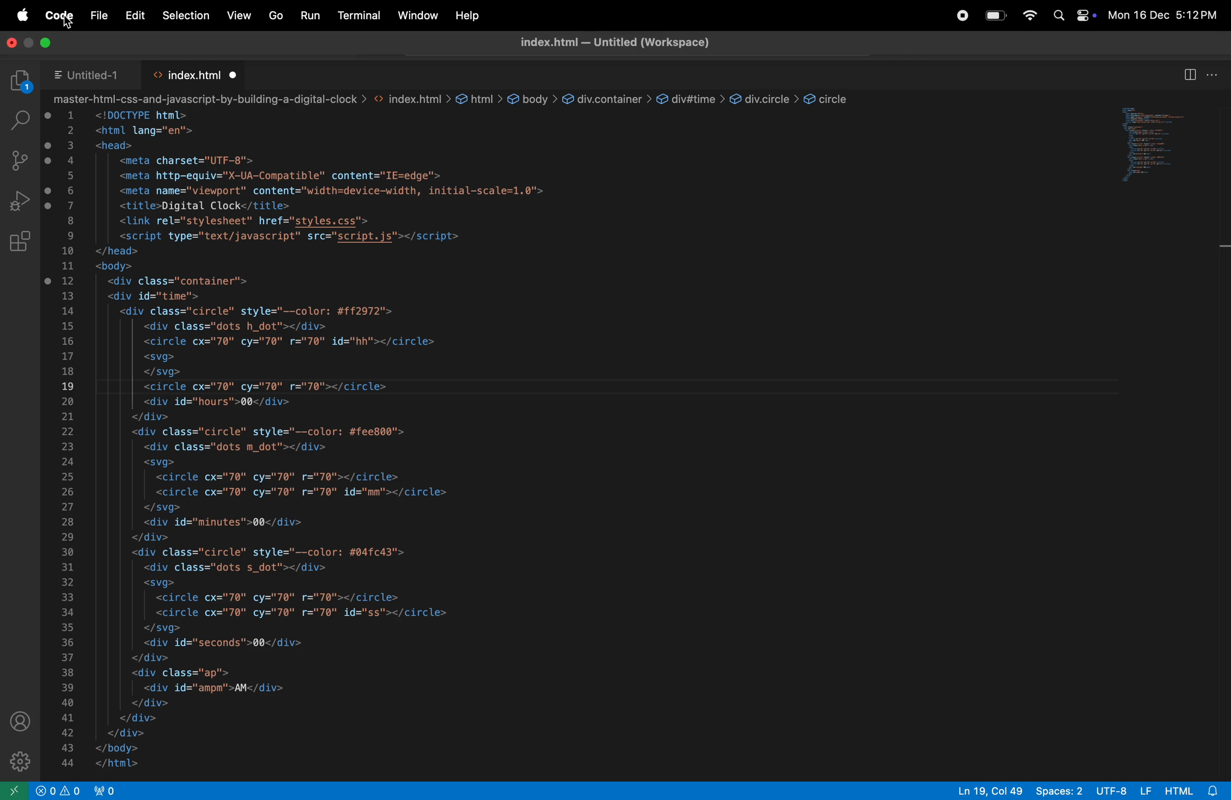 Image resolution: width=1231 pixels, height=800 pixels. I want to click on <head>, so click(111, 146).